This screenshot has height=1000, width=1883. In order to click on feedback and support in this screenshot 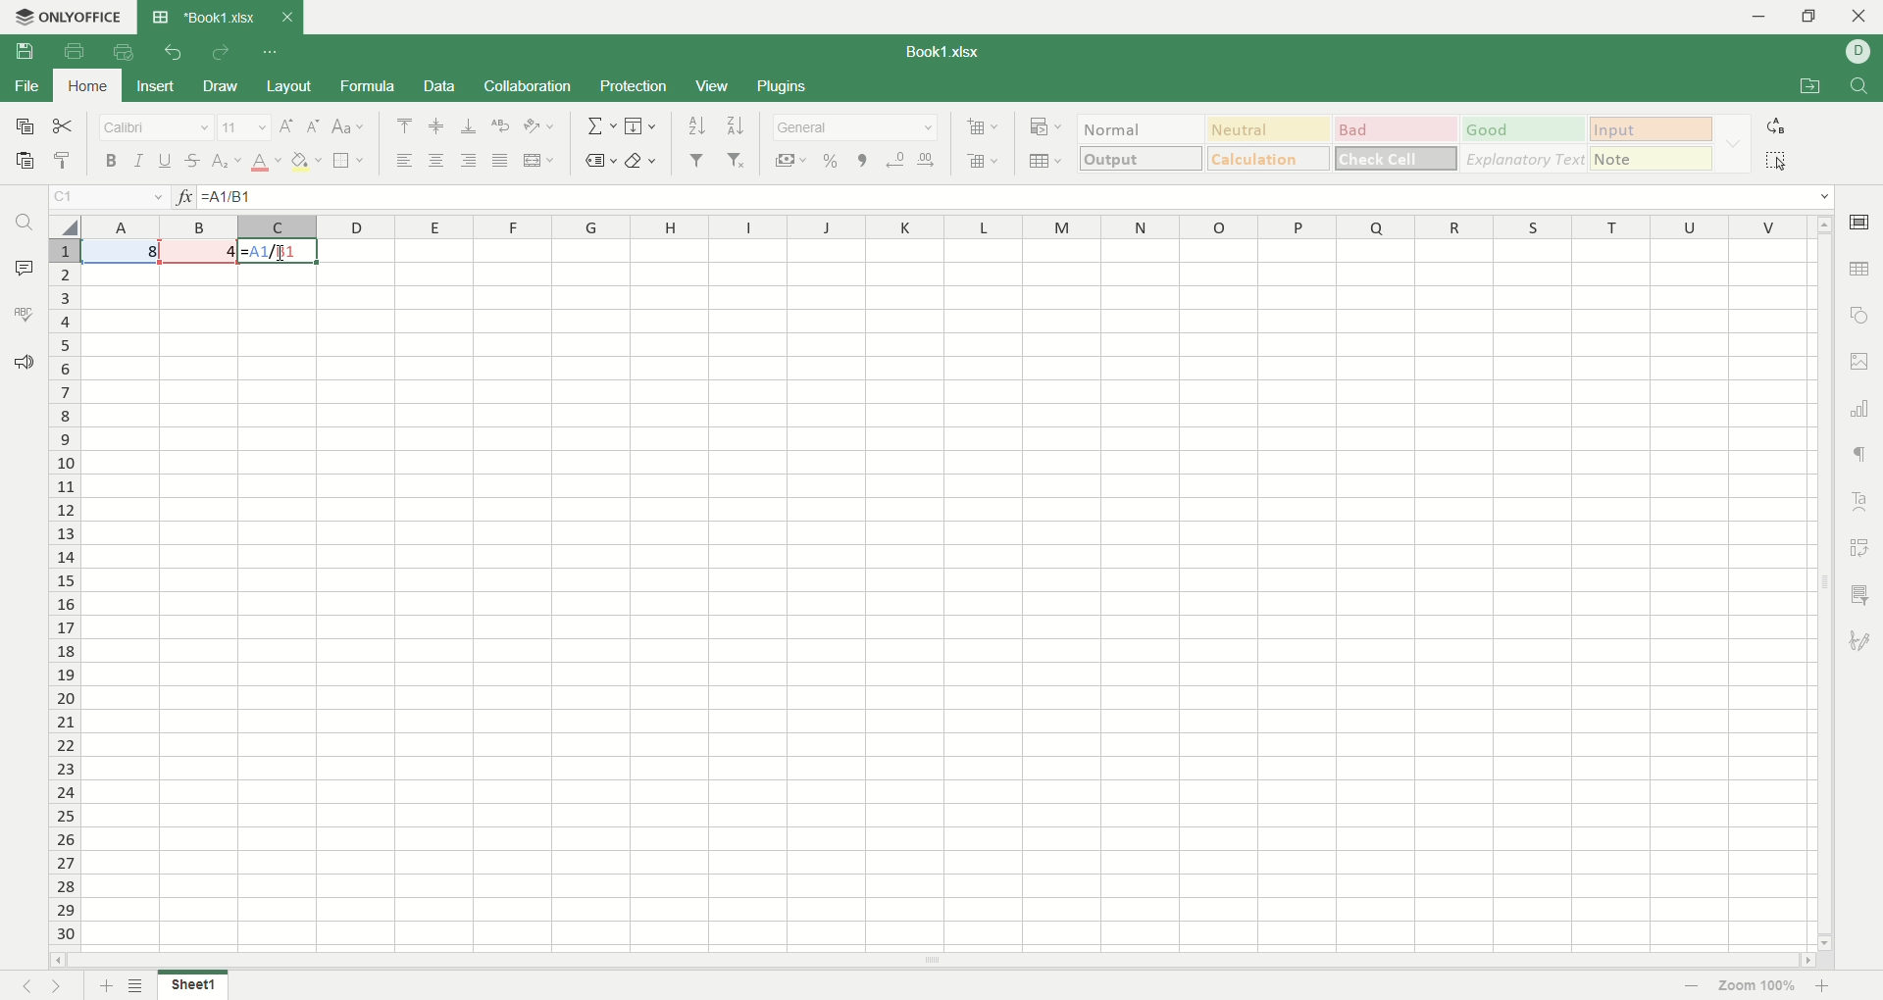, I will do `click(23, 364)`.